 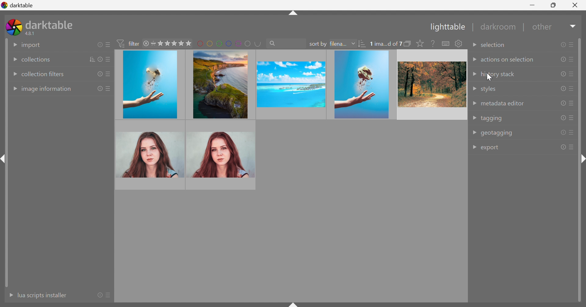 What do you see at coordinates (12, 60) in the screenshot?
I see `Drop Down` at bounding box center [12, 60].